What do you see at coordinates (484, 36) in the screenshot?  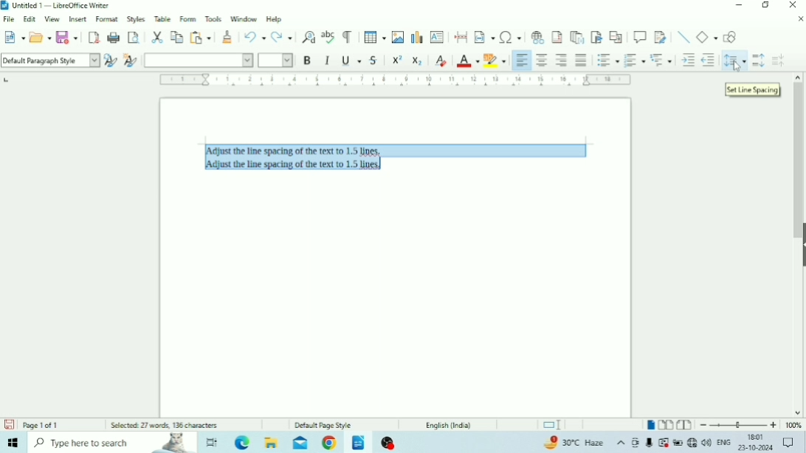 I see `Insert Field` at bounding box center [484, 36].